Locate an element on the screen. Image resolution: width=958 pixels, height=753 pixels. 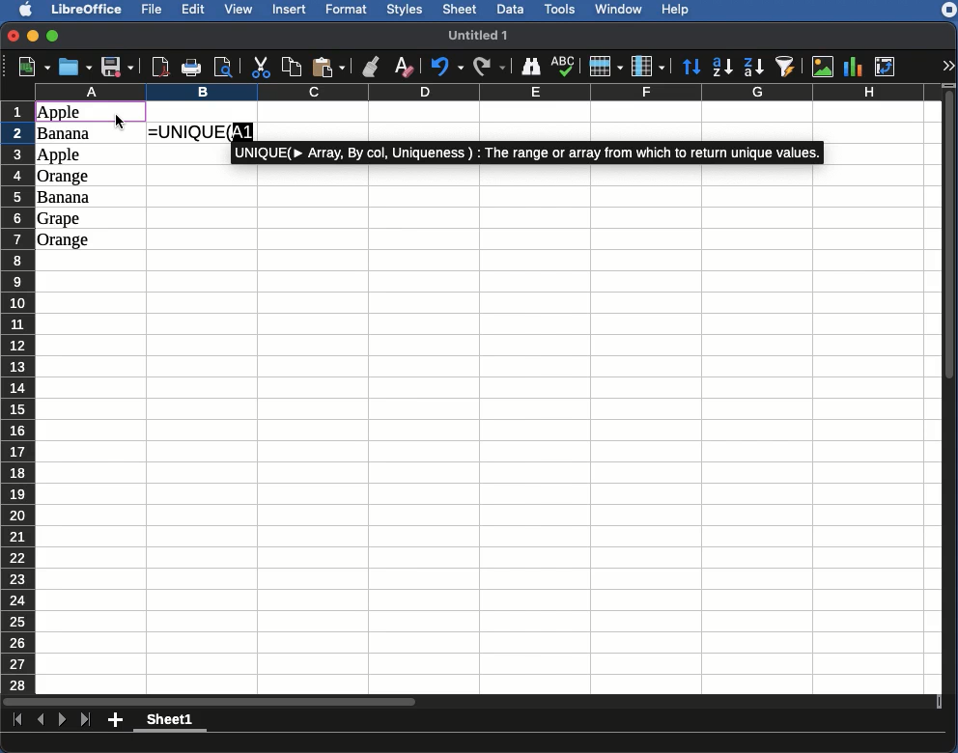
UNIQUE(Array, By col, Uniqueness) : the range or array from which to return unique values. is located at coordinates (527, 153).